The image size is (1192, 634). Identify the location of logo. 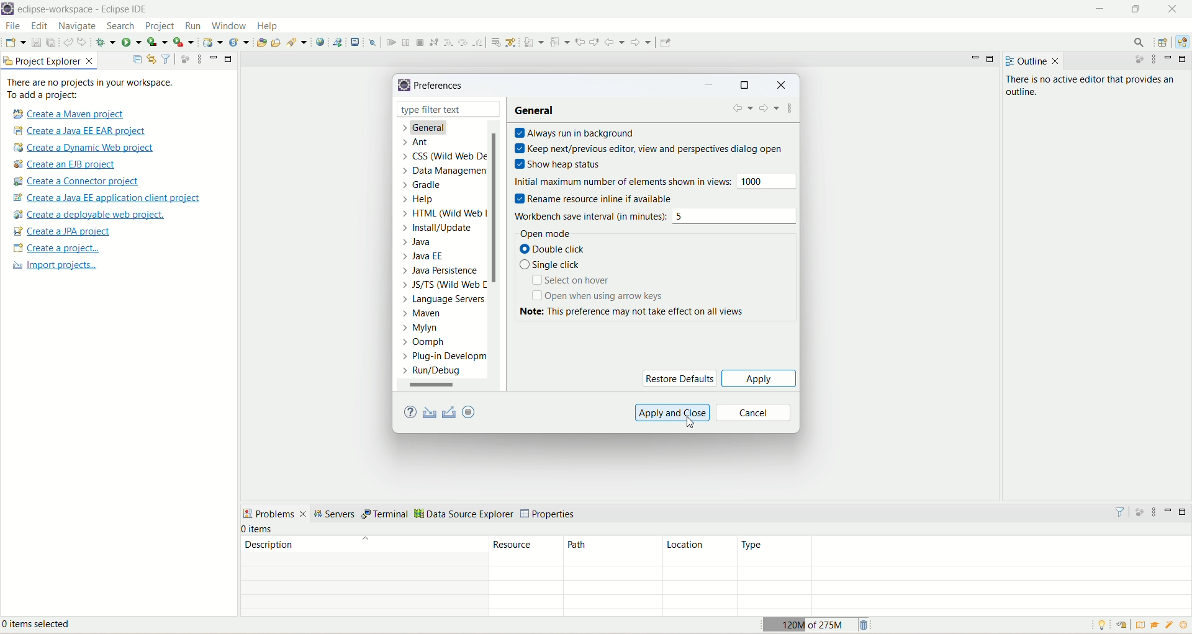
(8, 9).